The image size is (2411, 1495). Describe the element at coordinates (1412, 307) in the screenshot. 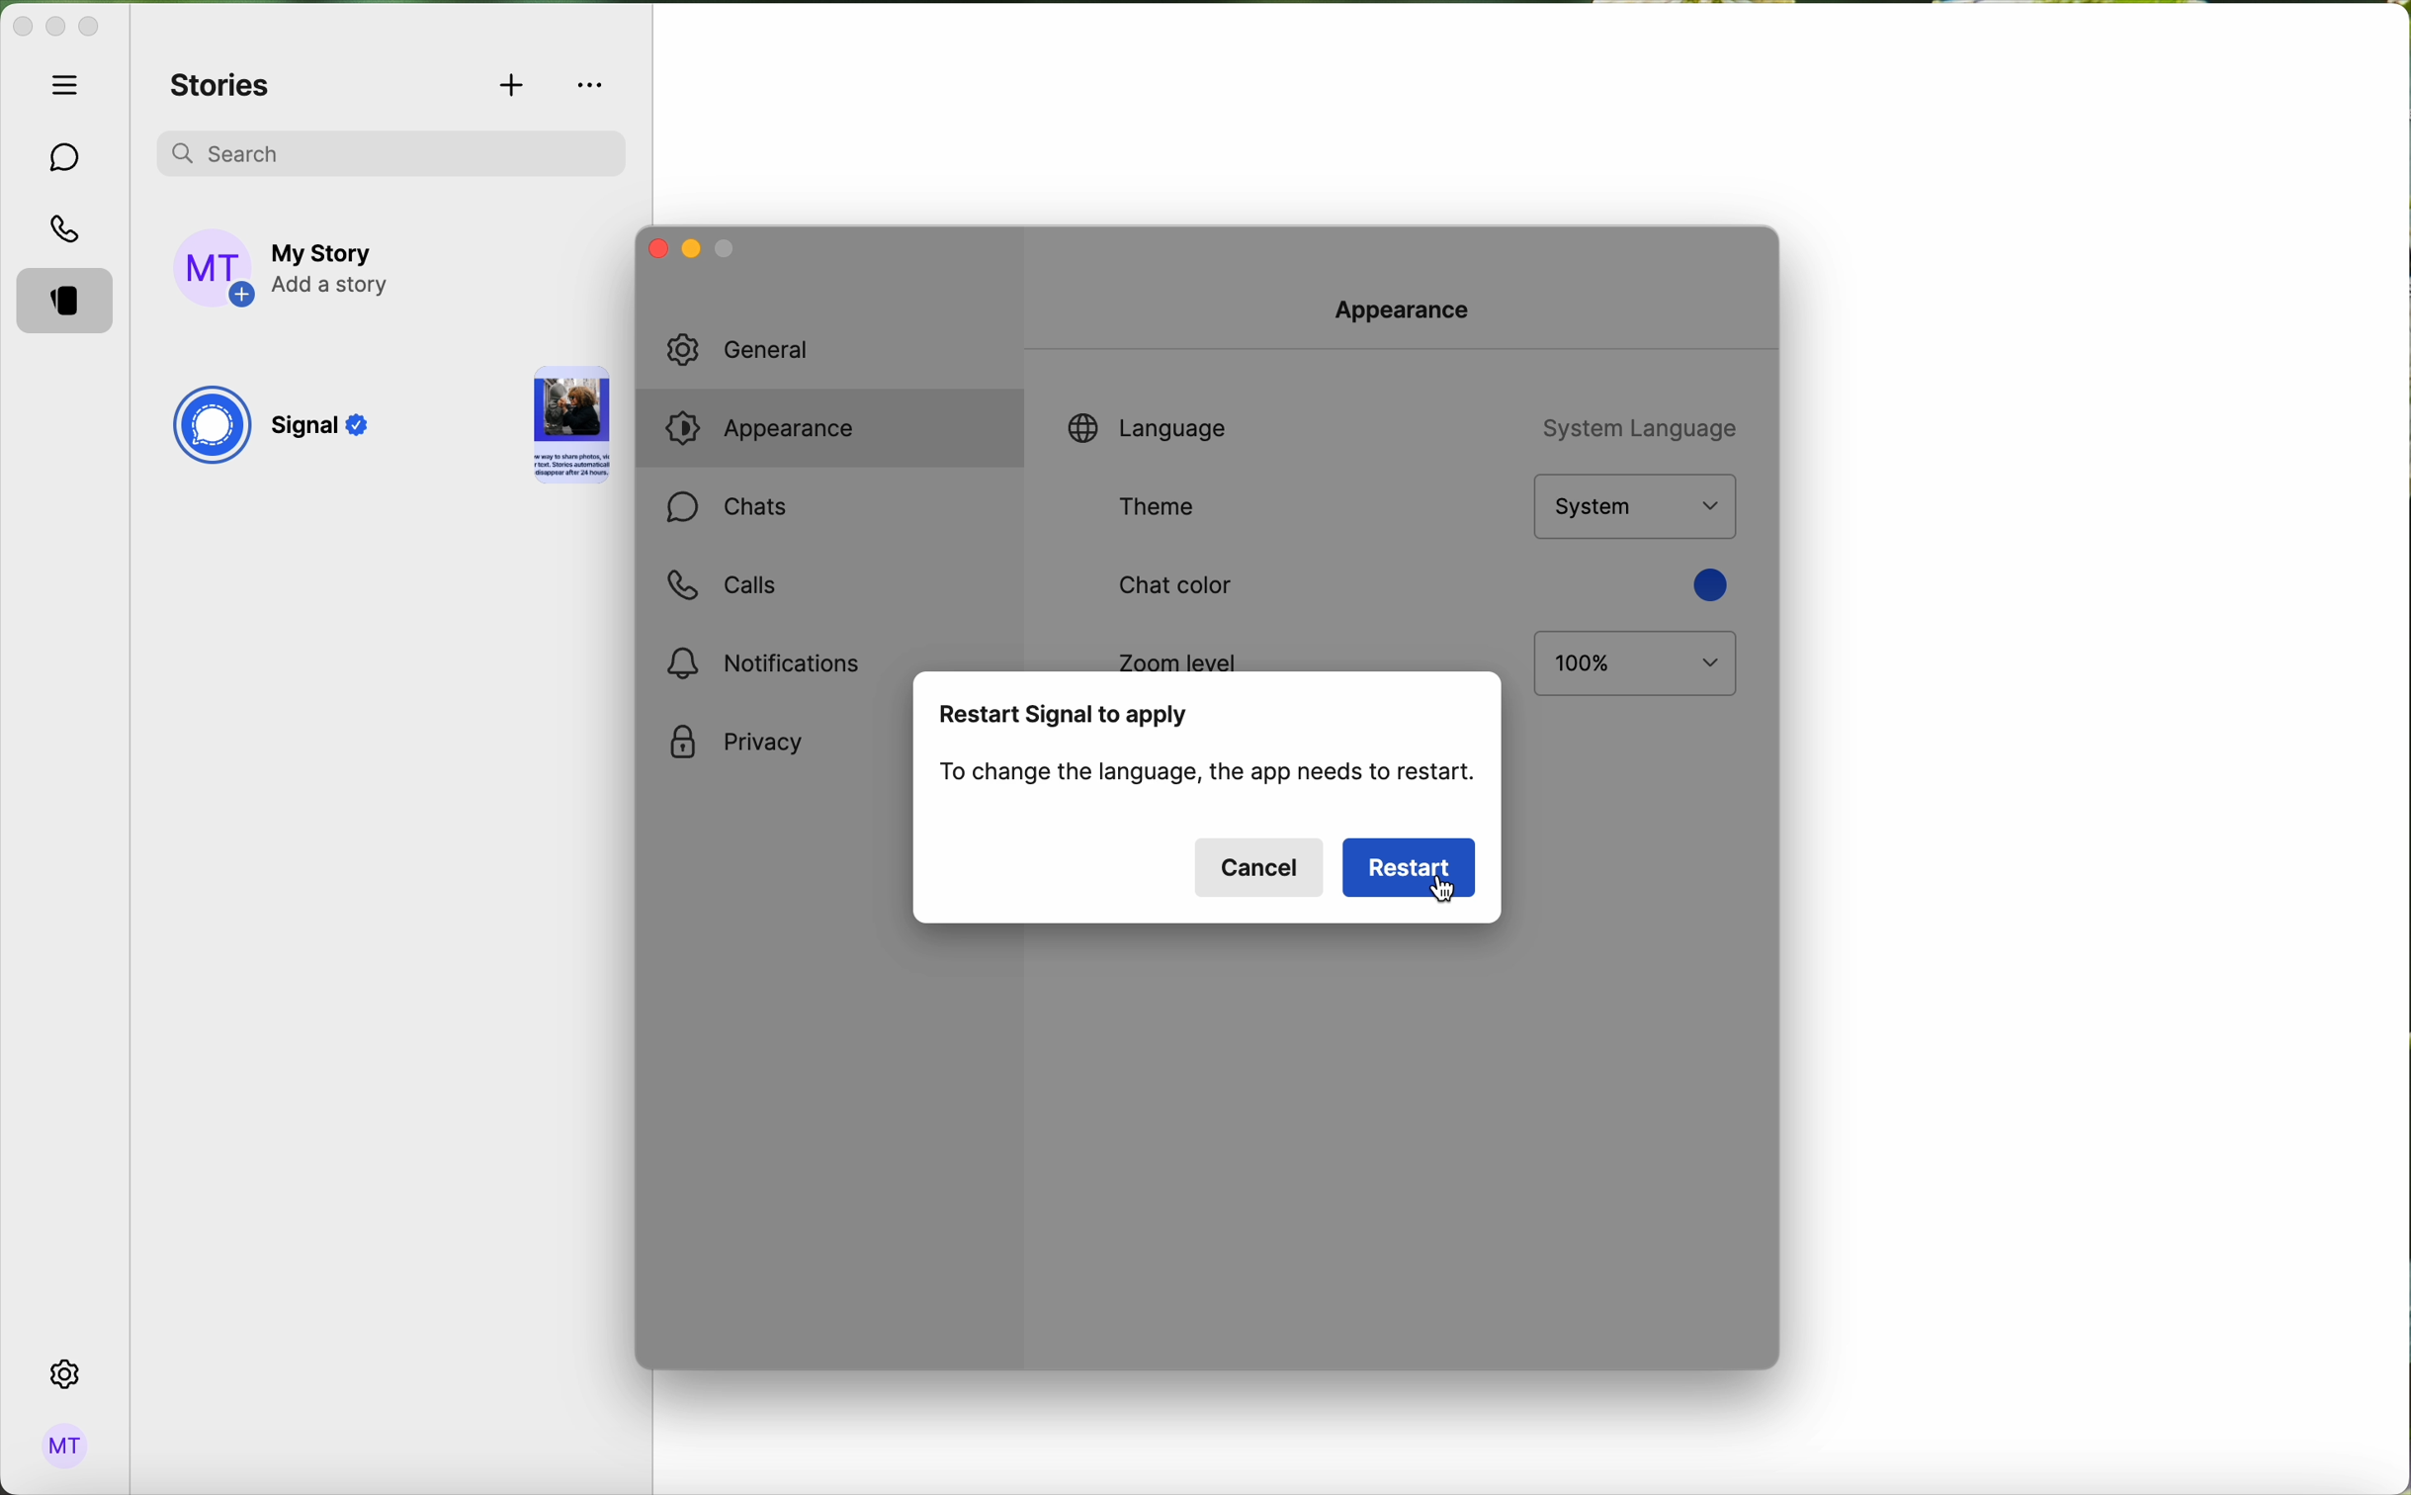

I see `Appearance` at that location.